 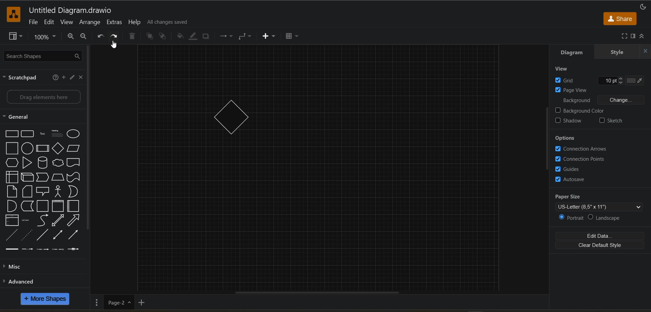 What do you see at coordinates (573, 54) in the screenshot?
I see `diagram` at bounding box center [573, 54].